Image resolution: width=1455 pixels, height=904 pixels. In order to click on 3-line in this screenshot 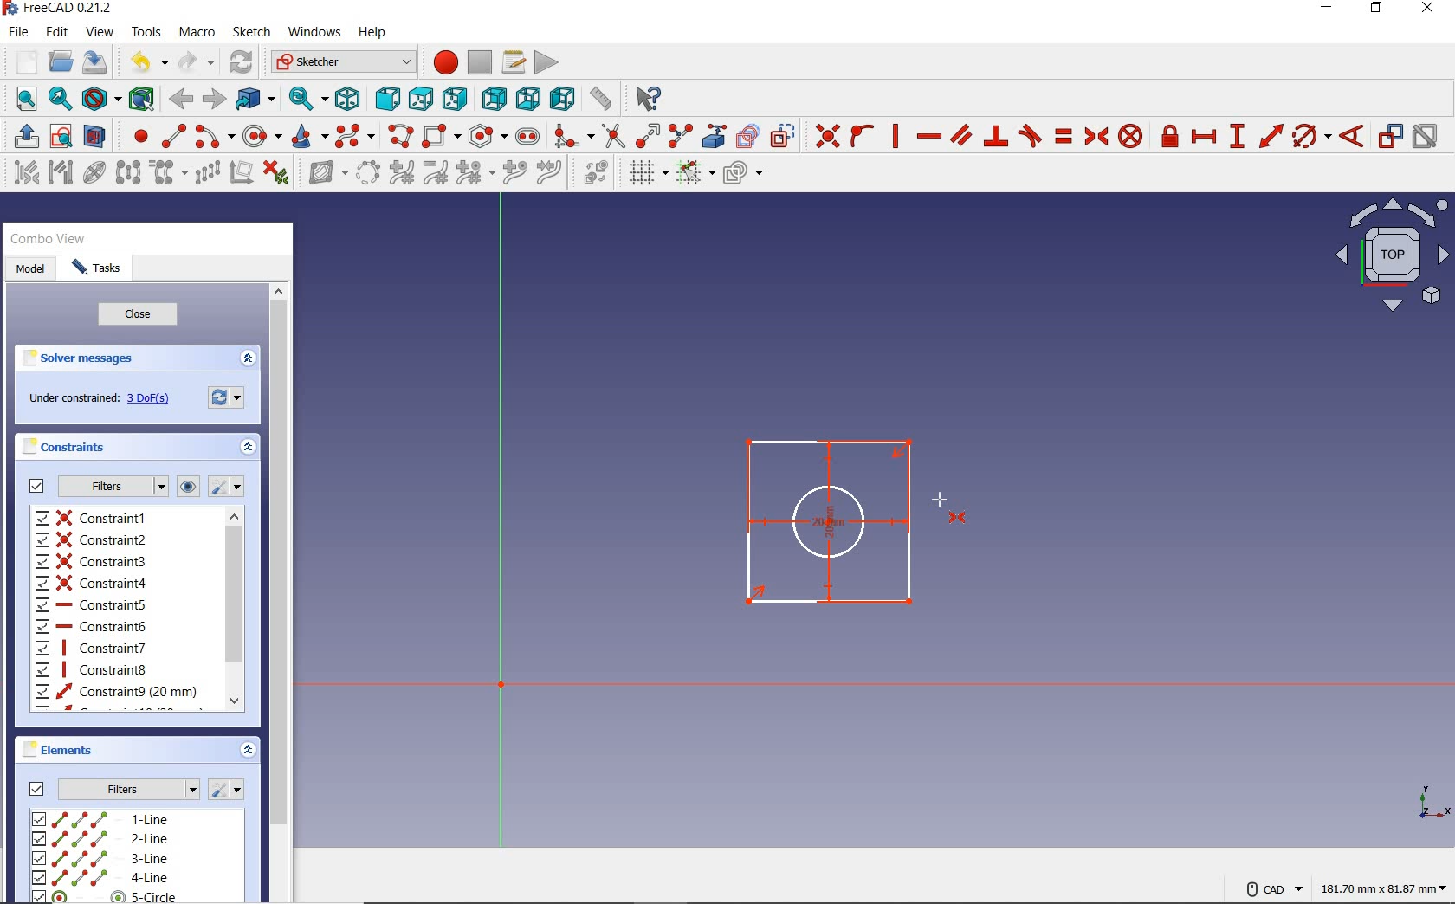, I will do `click(135, 860)`.